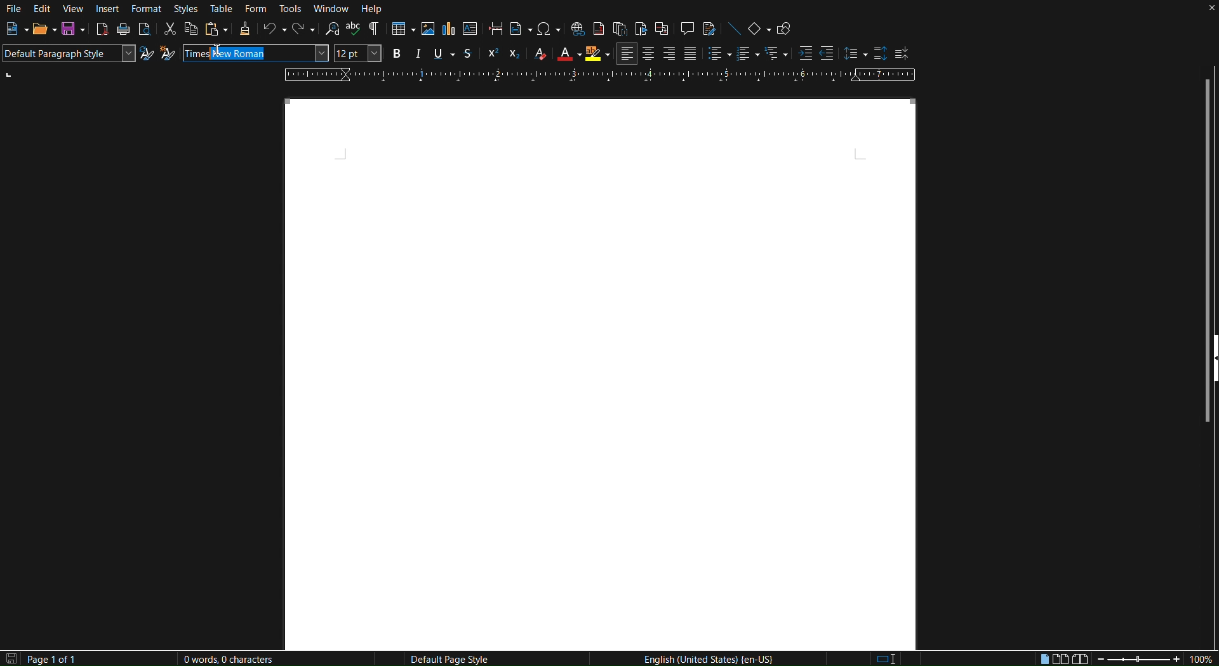  What do you see at coordinates (144, 8) in the screenshot?
I see `Format` at bounding box center [144, 8].